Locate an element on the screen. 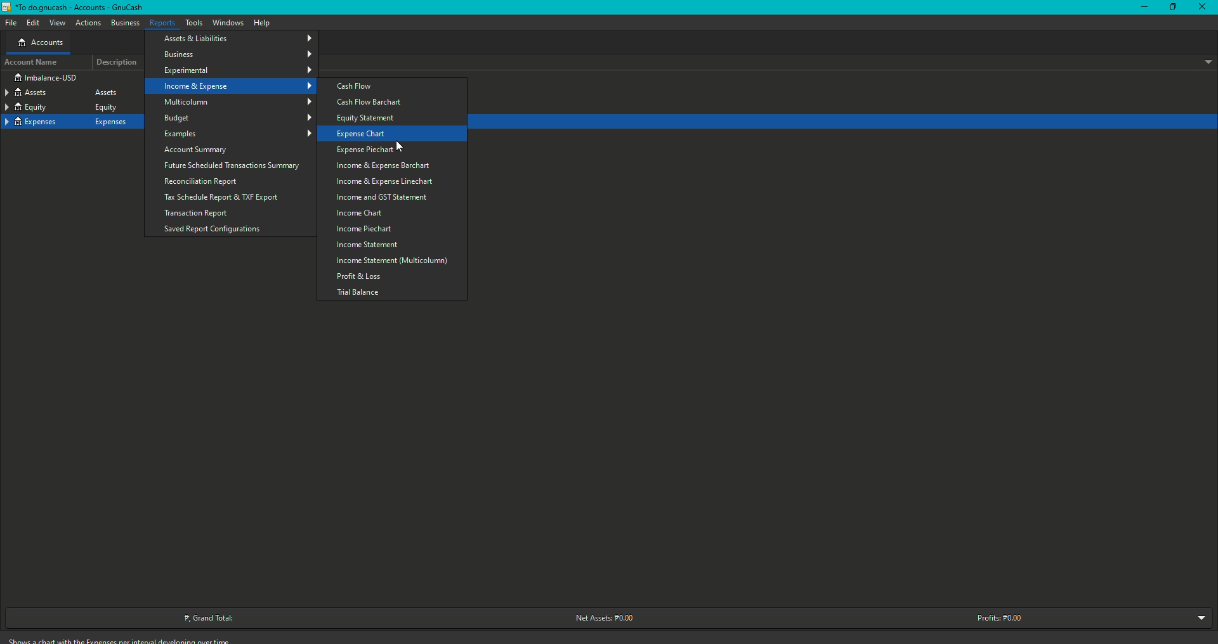 This screenshot has height=644, width=1218. Trial balance is located at coordinates (358, 293).